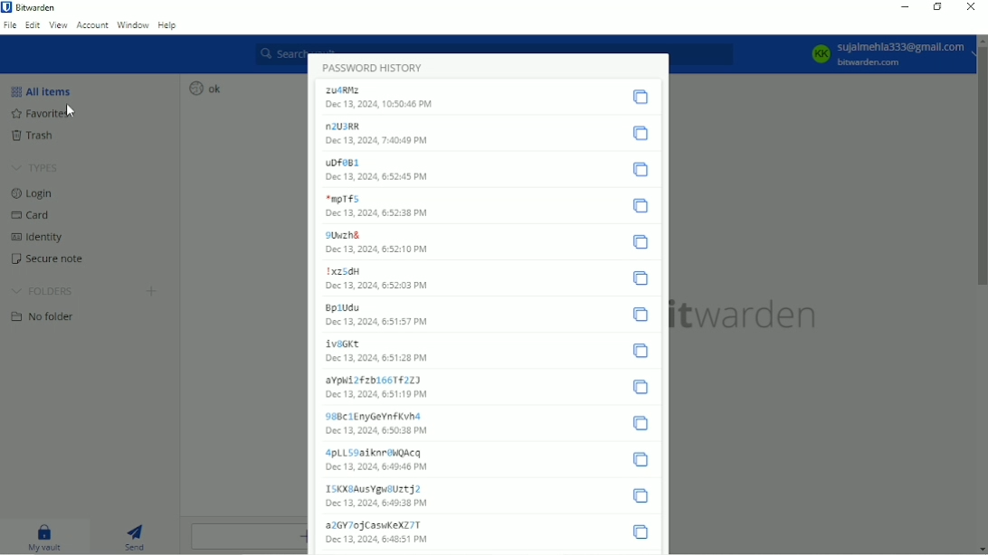 This screenshot has height=555, width=988. I want to click on 98Bc1EnyGeYnfKvh4, so click(374, 417).